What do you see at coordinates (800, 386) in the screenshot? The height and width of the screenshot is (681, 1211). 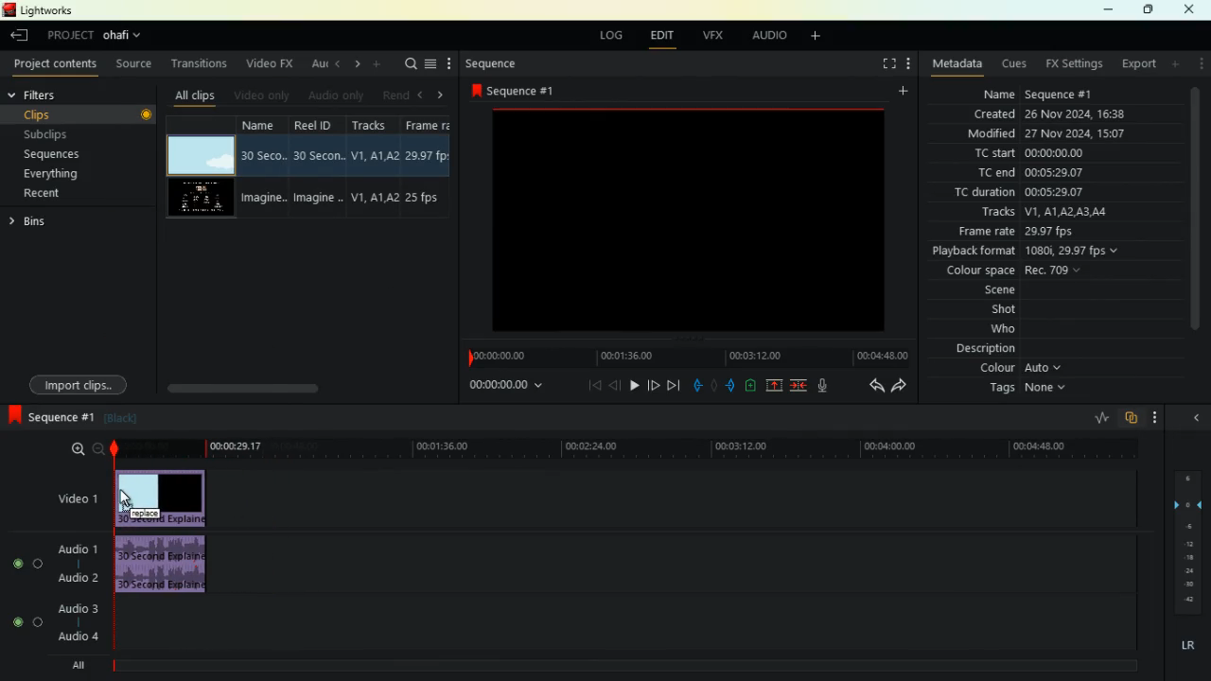 I see `merge` at bounding box center [800, 386].